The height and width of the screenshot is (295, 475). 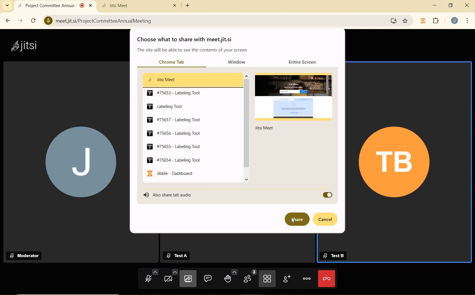 I want to click on J, so click(x=64, y=154).